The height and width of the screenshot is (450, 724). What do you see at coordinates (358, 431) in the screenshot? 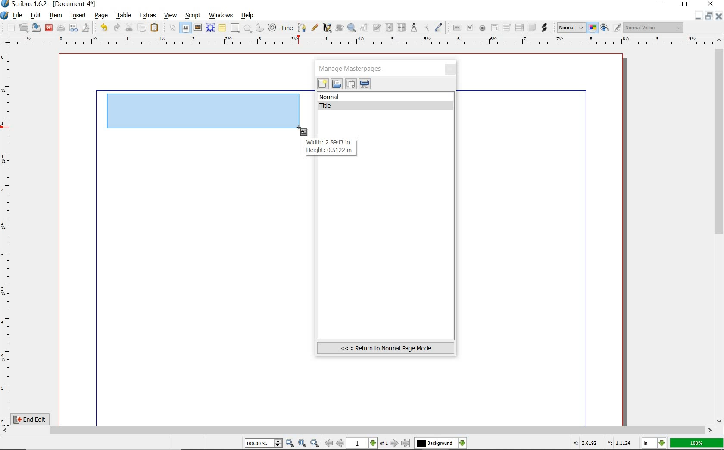
I see `scrollbar` at bounding box center [358, 431].